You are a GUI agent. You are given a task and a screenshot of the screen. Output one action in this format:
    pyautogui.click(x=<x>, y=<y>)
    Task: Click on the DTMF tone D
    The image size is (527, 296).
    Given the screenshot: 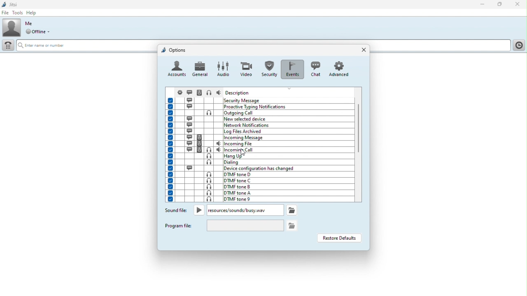 What is the action you would take?
    pyautogui.click(x=607, y=345)
    